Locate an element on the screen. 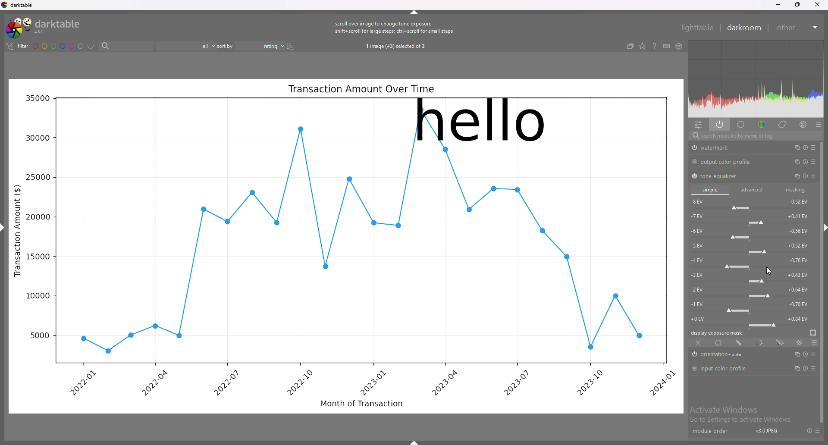 Image resolution: width=828 pixels, height=445 pixels. show sidebar is located at coordinates (415, 442).